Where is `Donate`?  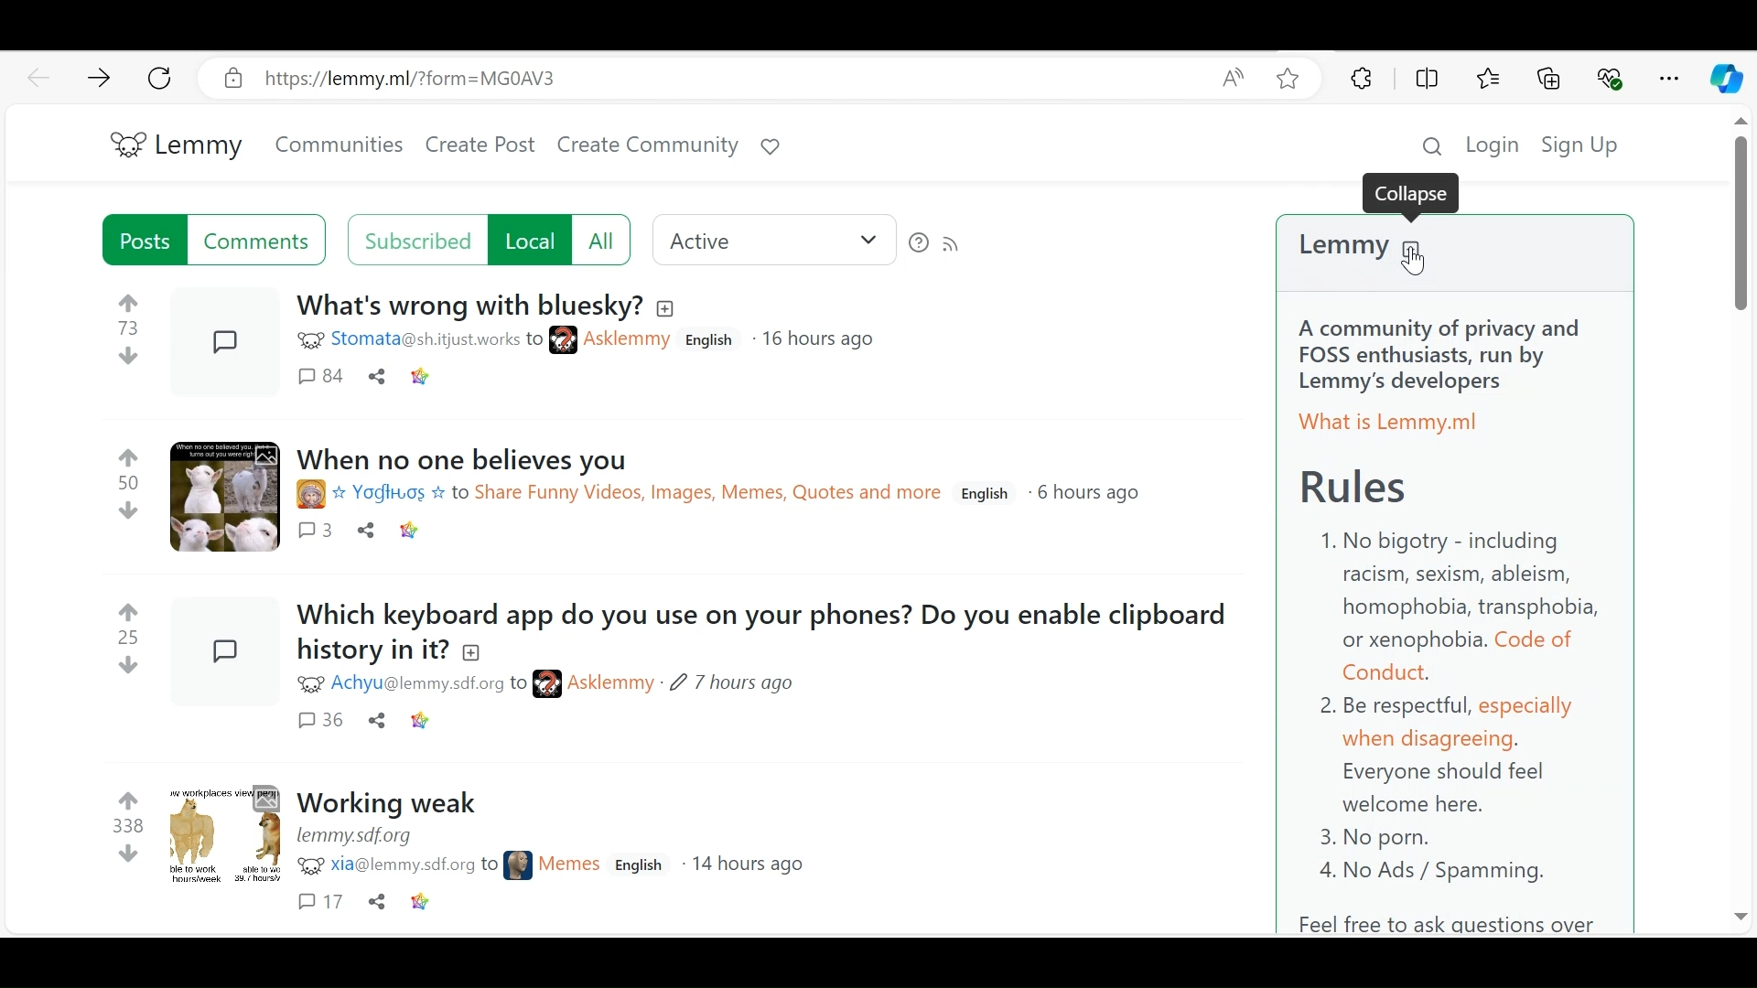 Donate is located at coordinates (770, 150).